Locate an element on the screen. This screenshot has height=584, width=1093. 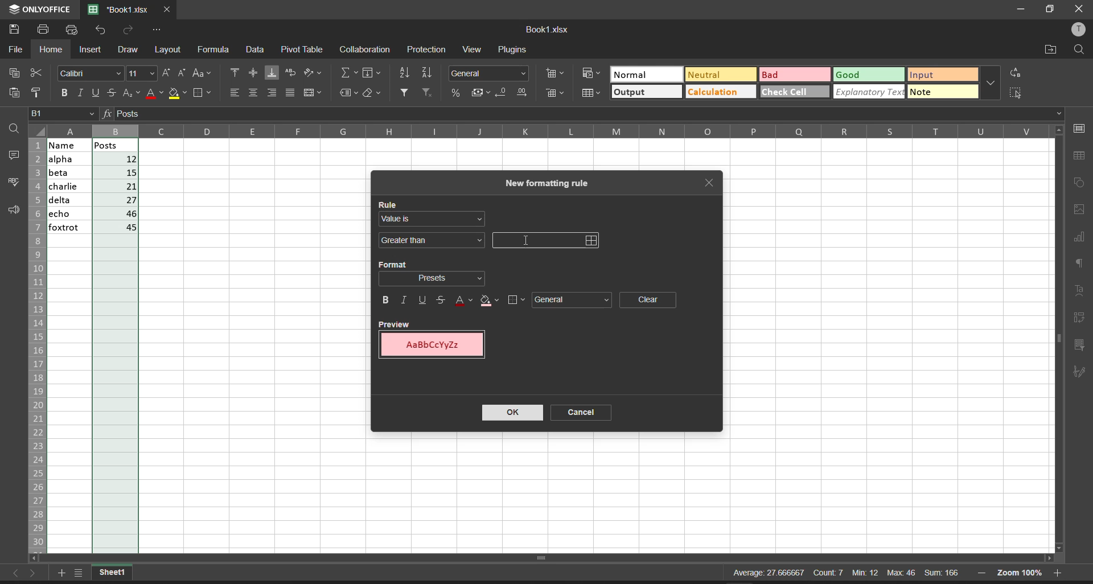
cut is located at coordinates (38, 73).